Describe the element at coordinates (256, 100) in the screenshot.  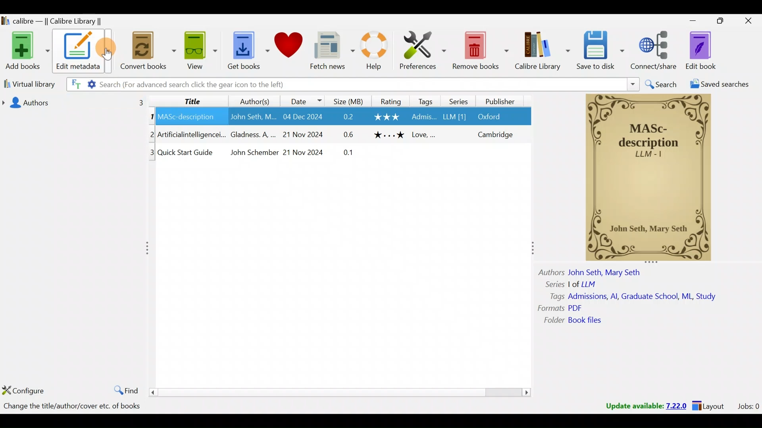
I see `Authors` at that location.